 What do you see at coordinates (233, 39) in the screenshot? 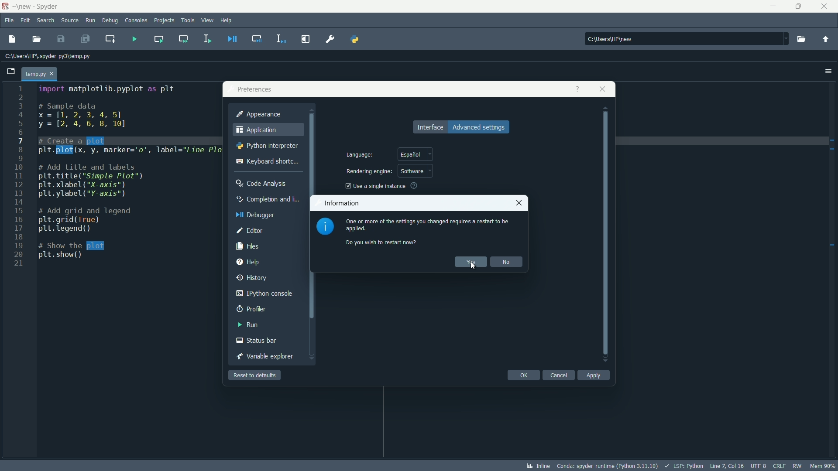
I see `debug file` at bounding box center [233, 39].